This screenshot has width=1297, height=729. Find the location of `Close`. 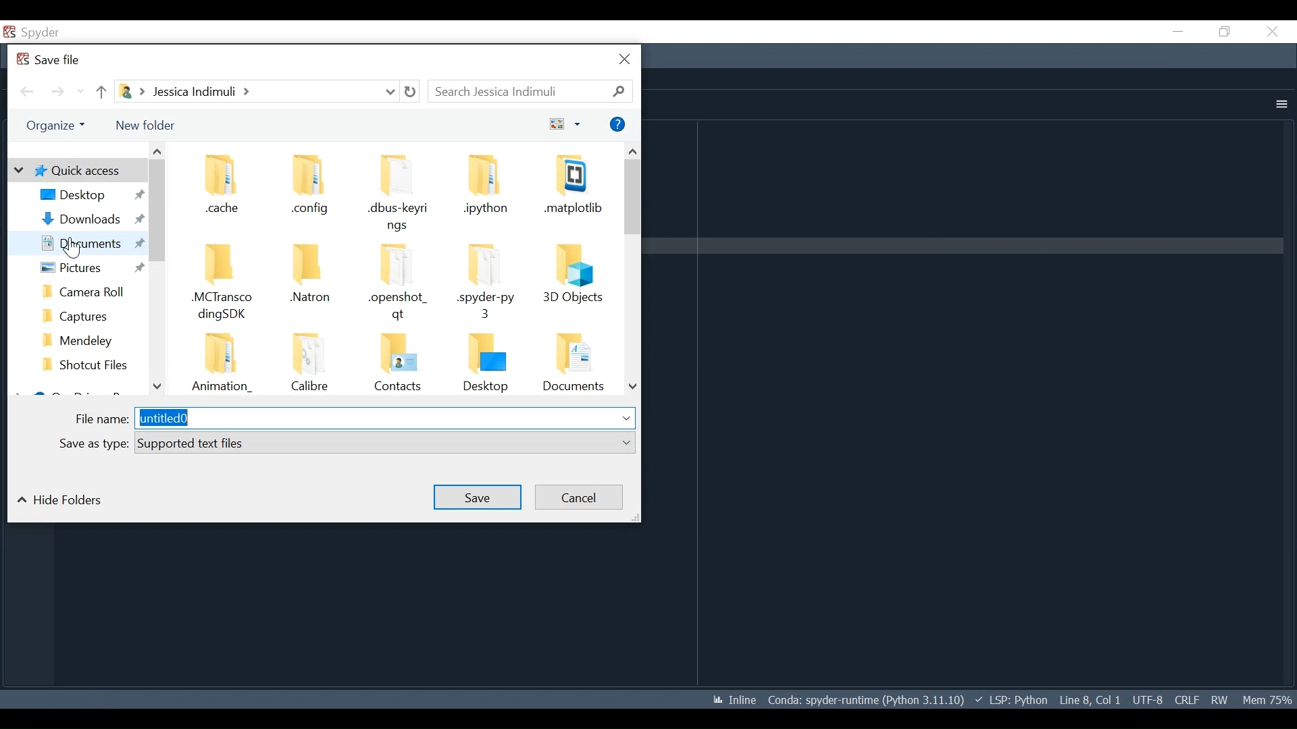

Close is located at coordinates (627, 60).